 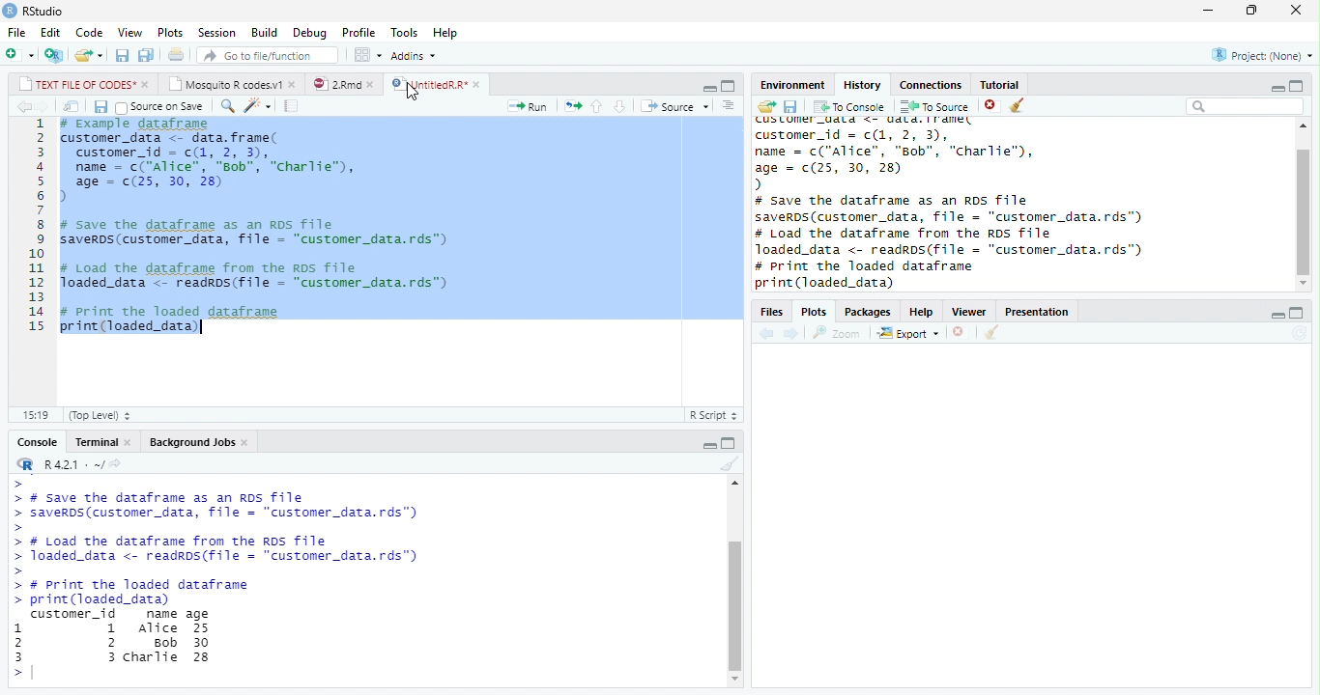 What do you see at coordinates (874, 275) in the screenshot?
I see `# print the loaded dataframe
print (loaded data)` at bounding box center [874, 275].